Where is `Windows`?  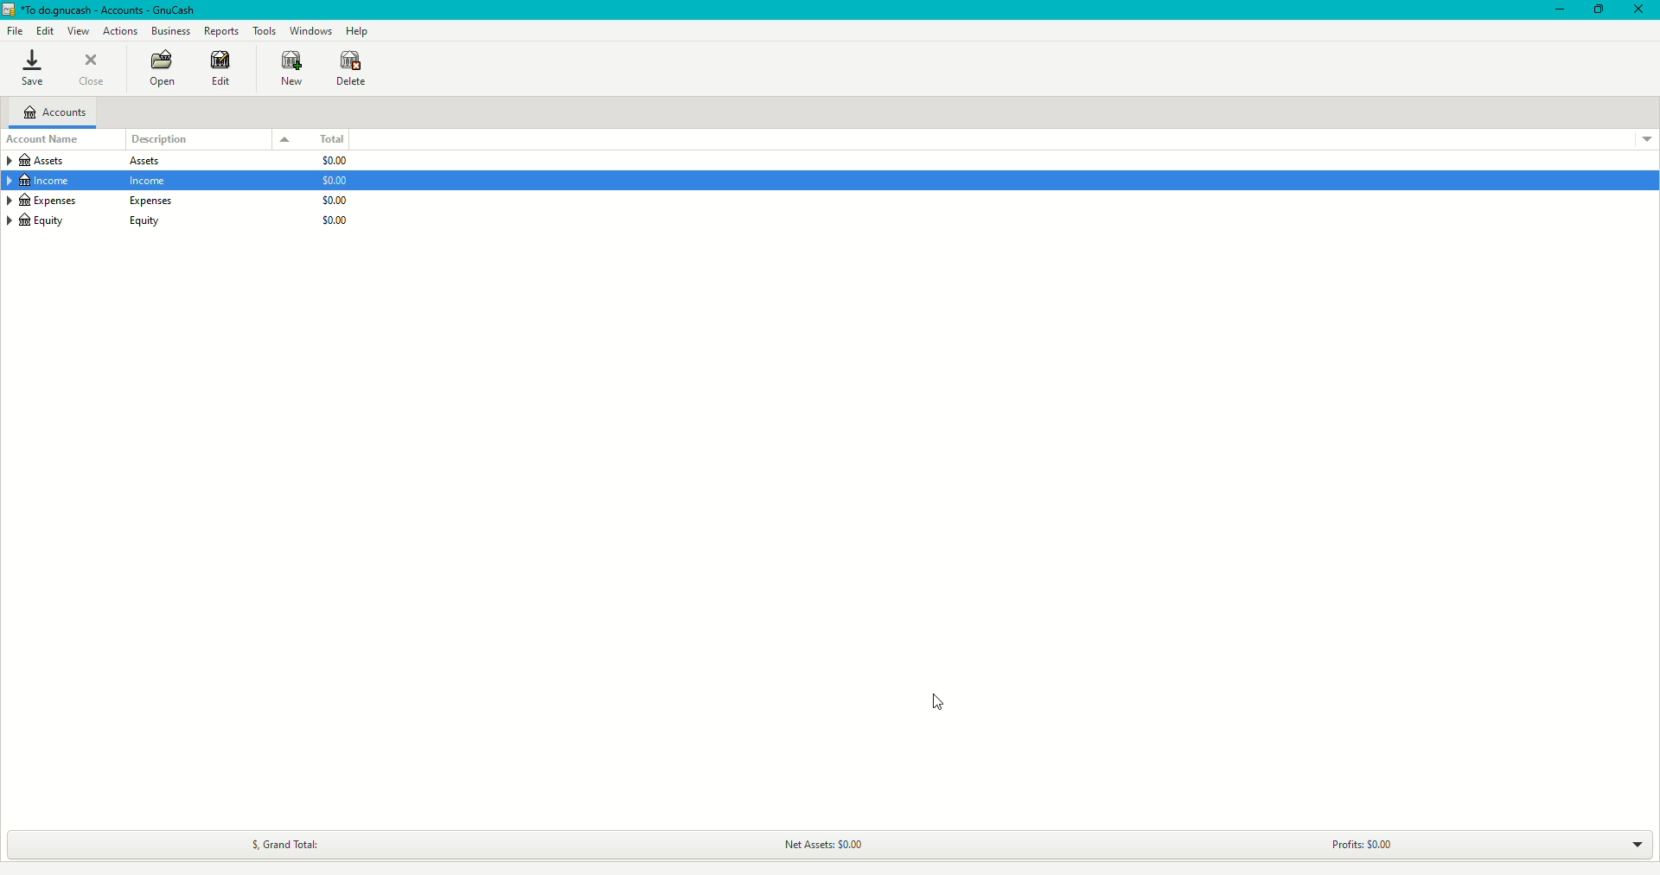
Windows is located at coordinates (313, 31).